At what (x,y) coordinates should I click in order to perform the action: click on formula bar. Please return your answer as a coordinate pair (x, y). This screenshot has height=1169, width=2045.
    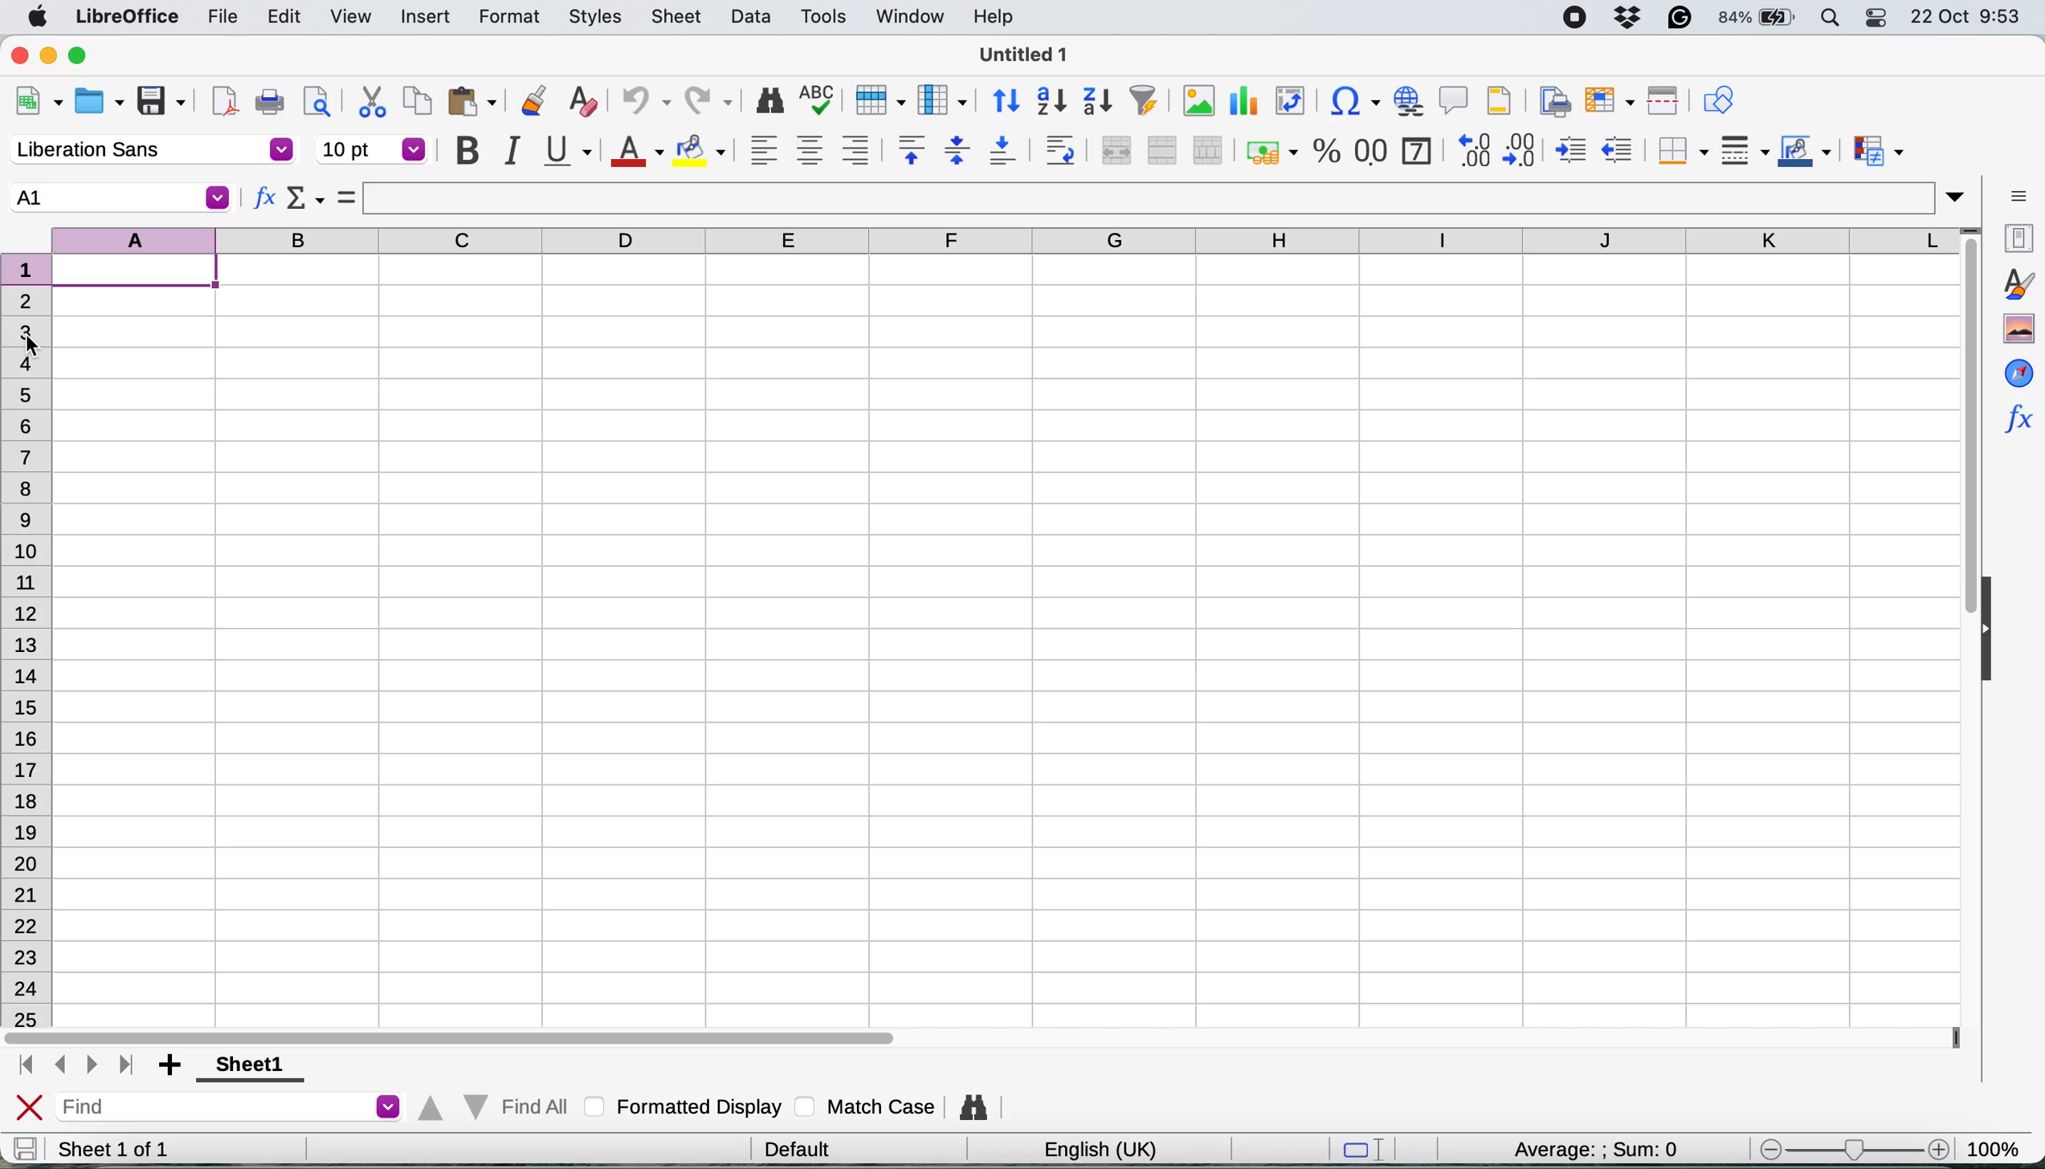
    Looking at the image, I should click on (1166, 198).